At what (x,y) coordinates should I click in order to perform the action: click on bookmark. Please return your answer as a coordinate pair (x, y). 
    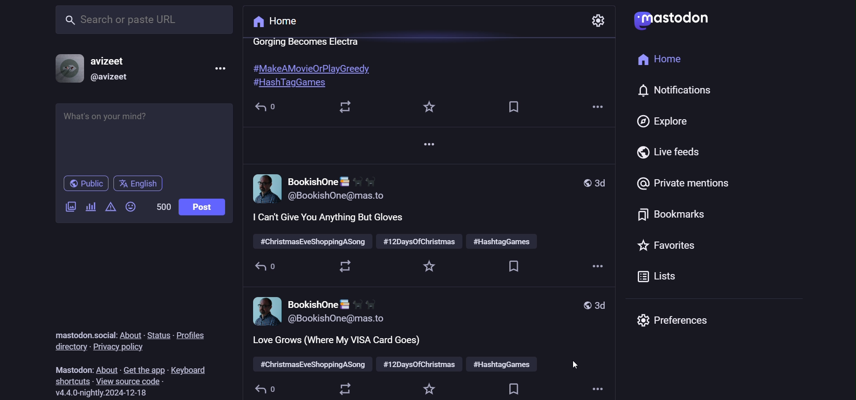
    Looking at the image, I should click on (516, 267).